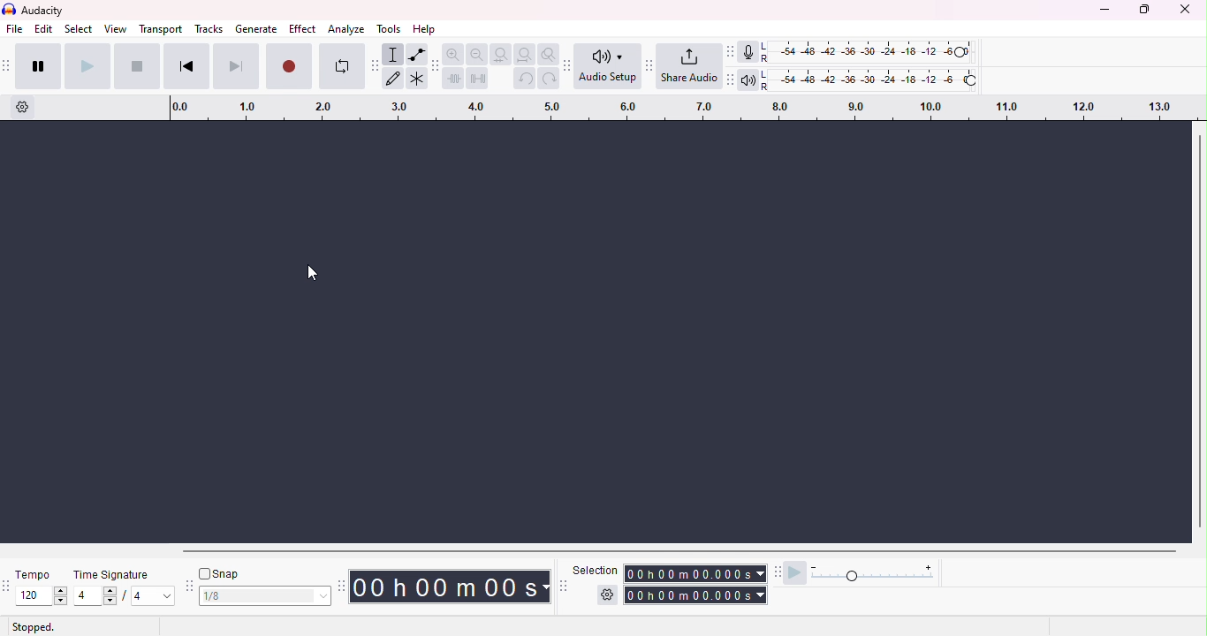 The image size is (1207, 636). I want to click on title, so click(38, 11).